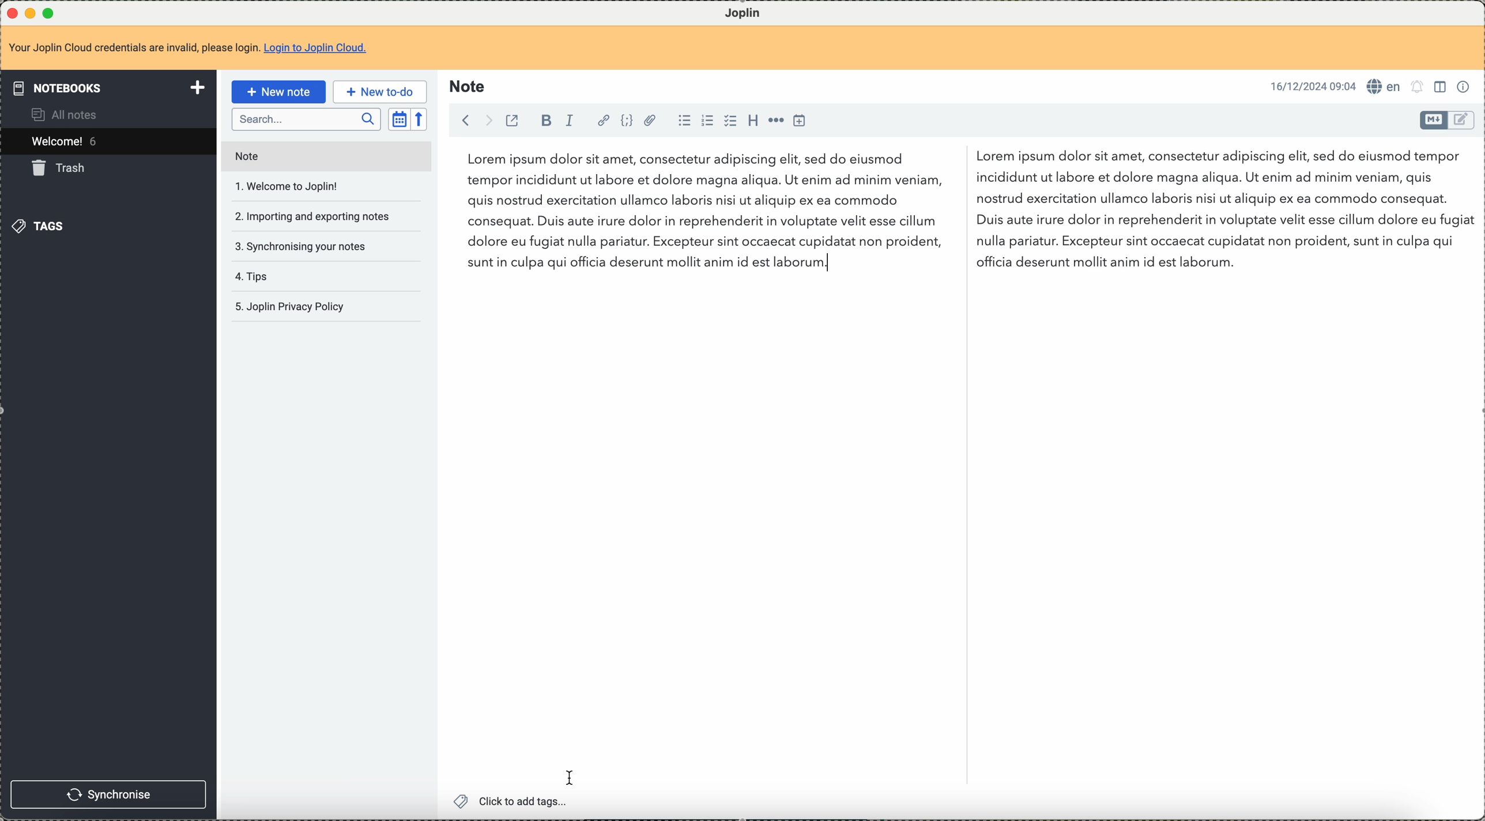 The image size is (1485, 821). I want to click on numbered list, so click(708, 121).